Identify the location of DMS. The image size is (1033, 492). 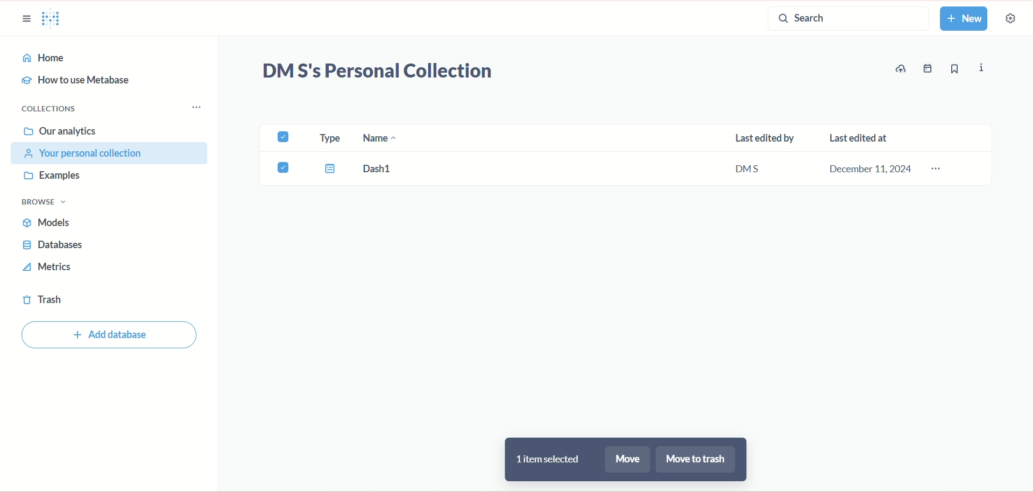
(745, 167).